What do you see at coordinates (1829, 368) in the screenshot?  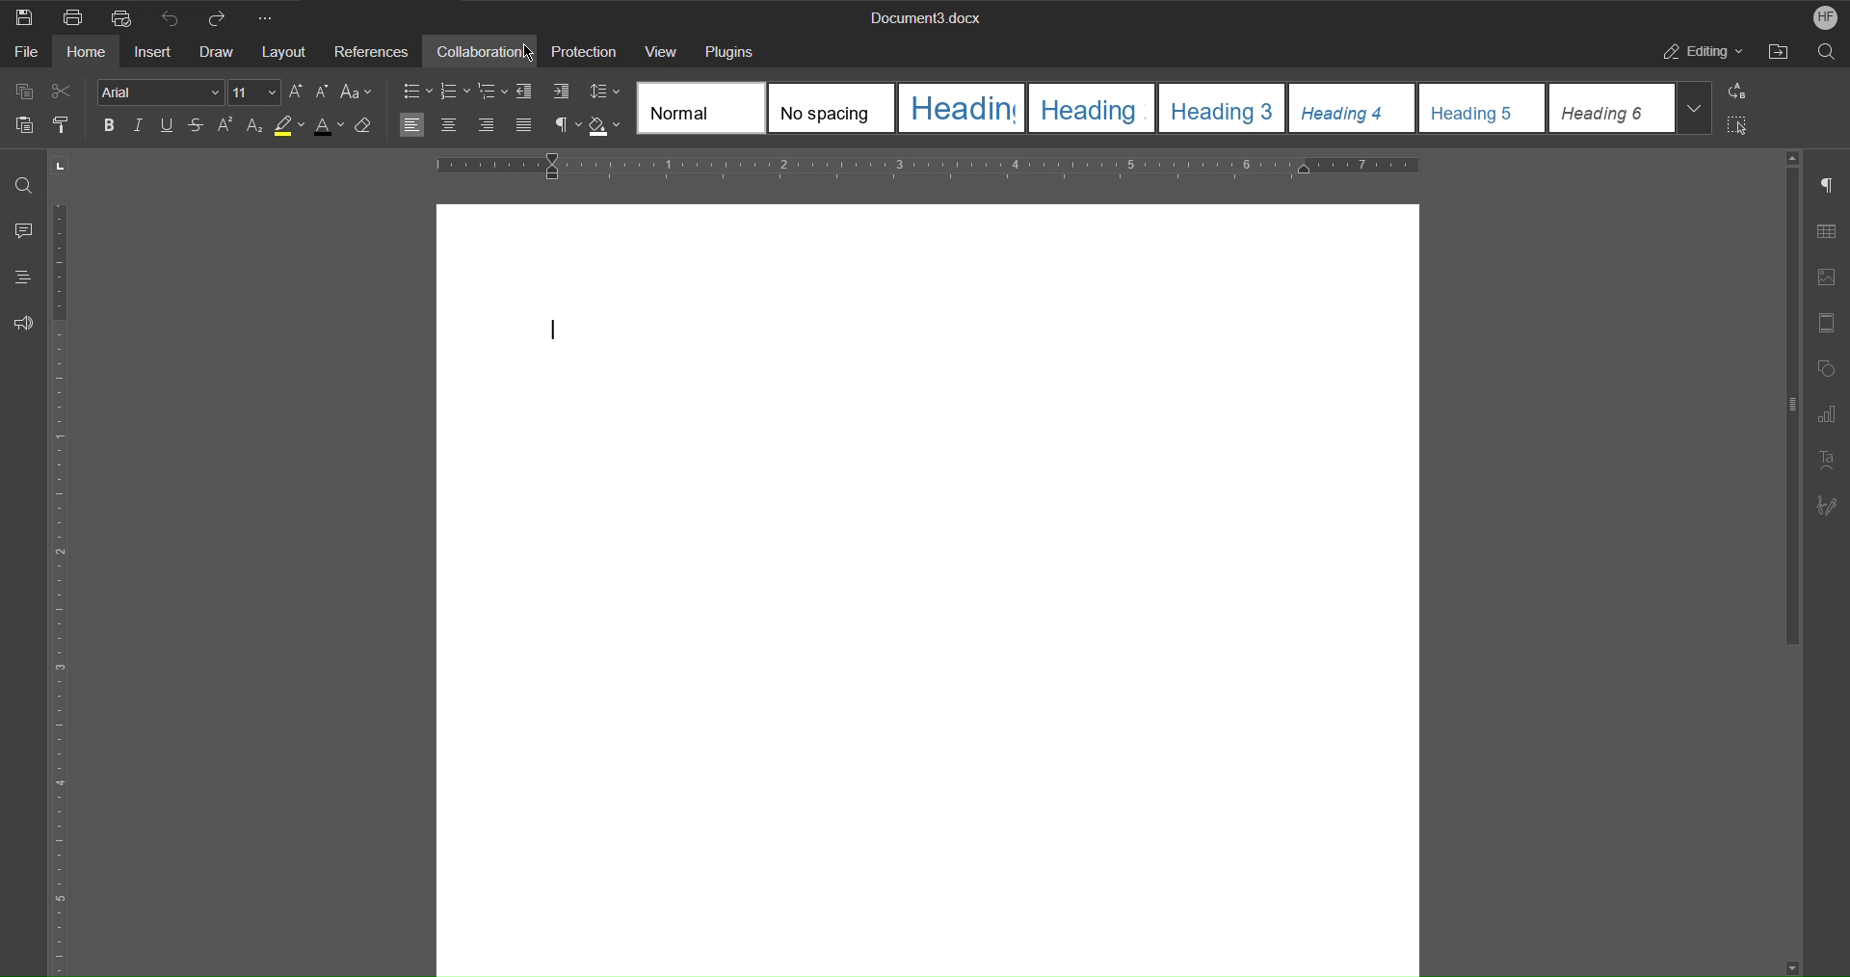 I see `Shape Settings` at bounding box center [1829, 368].